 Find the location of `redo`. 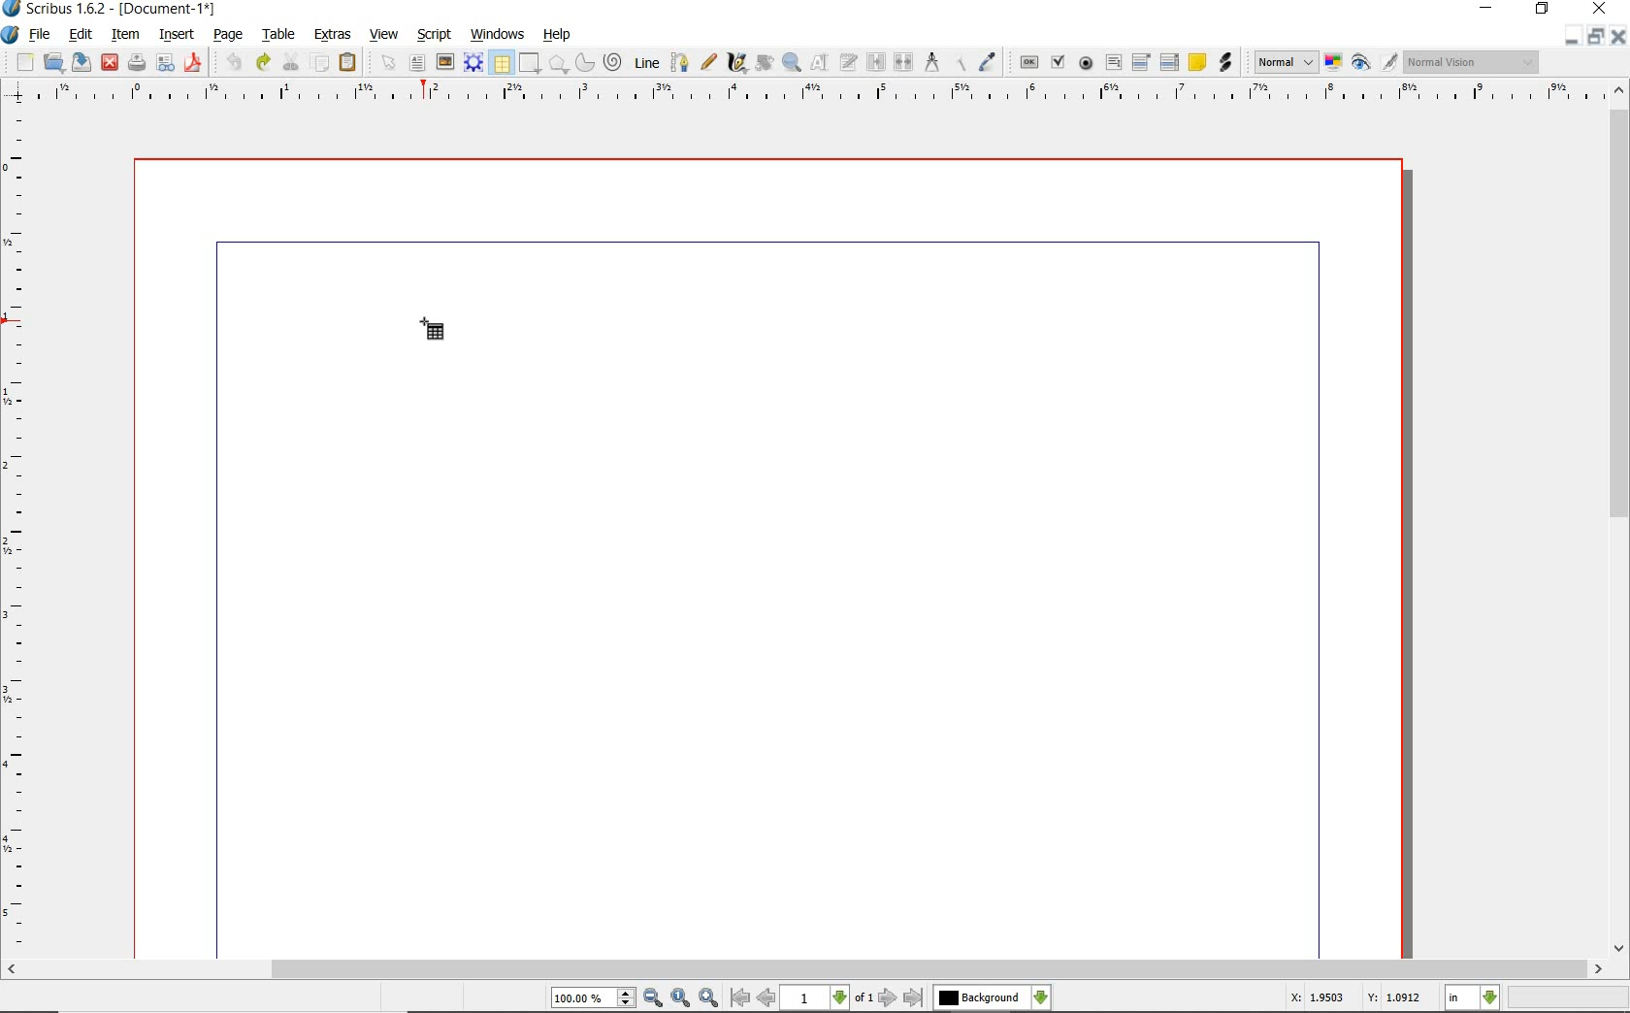

redo is located at coordinates (262, 61).